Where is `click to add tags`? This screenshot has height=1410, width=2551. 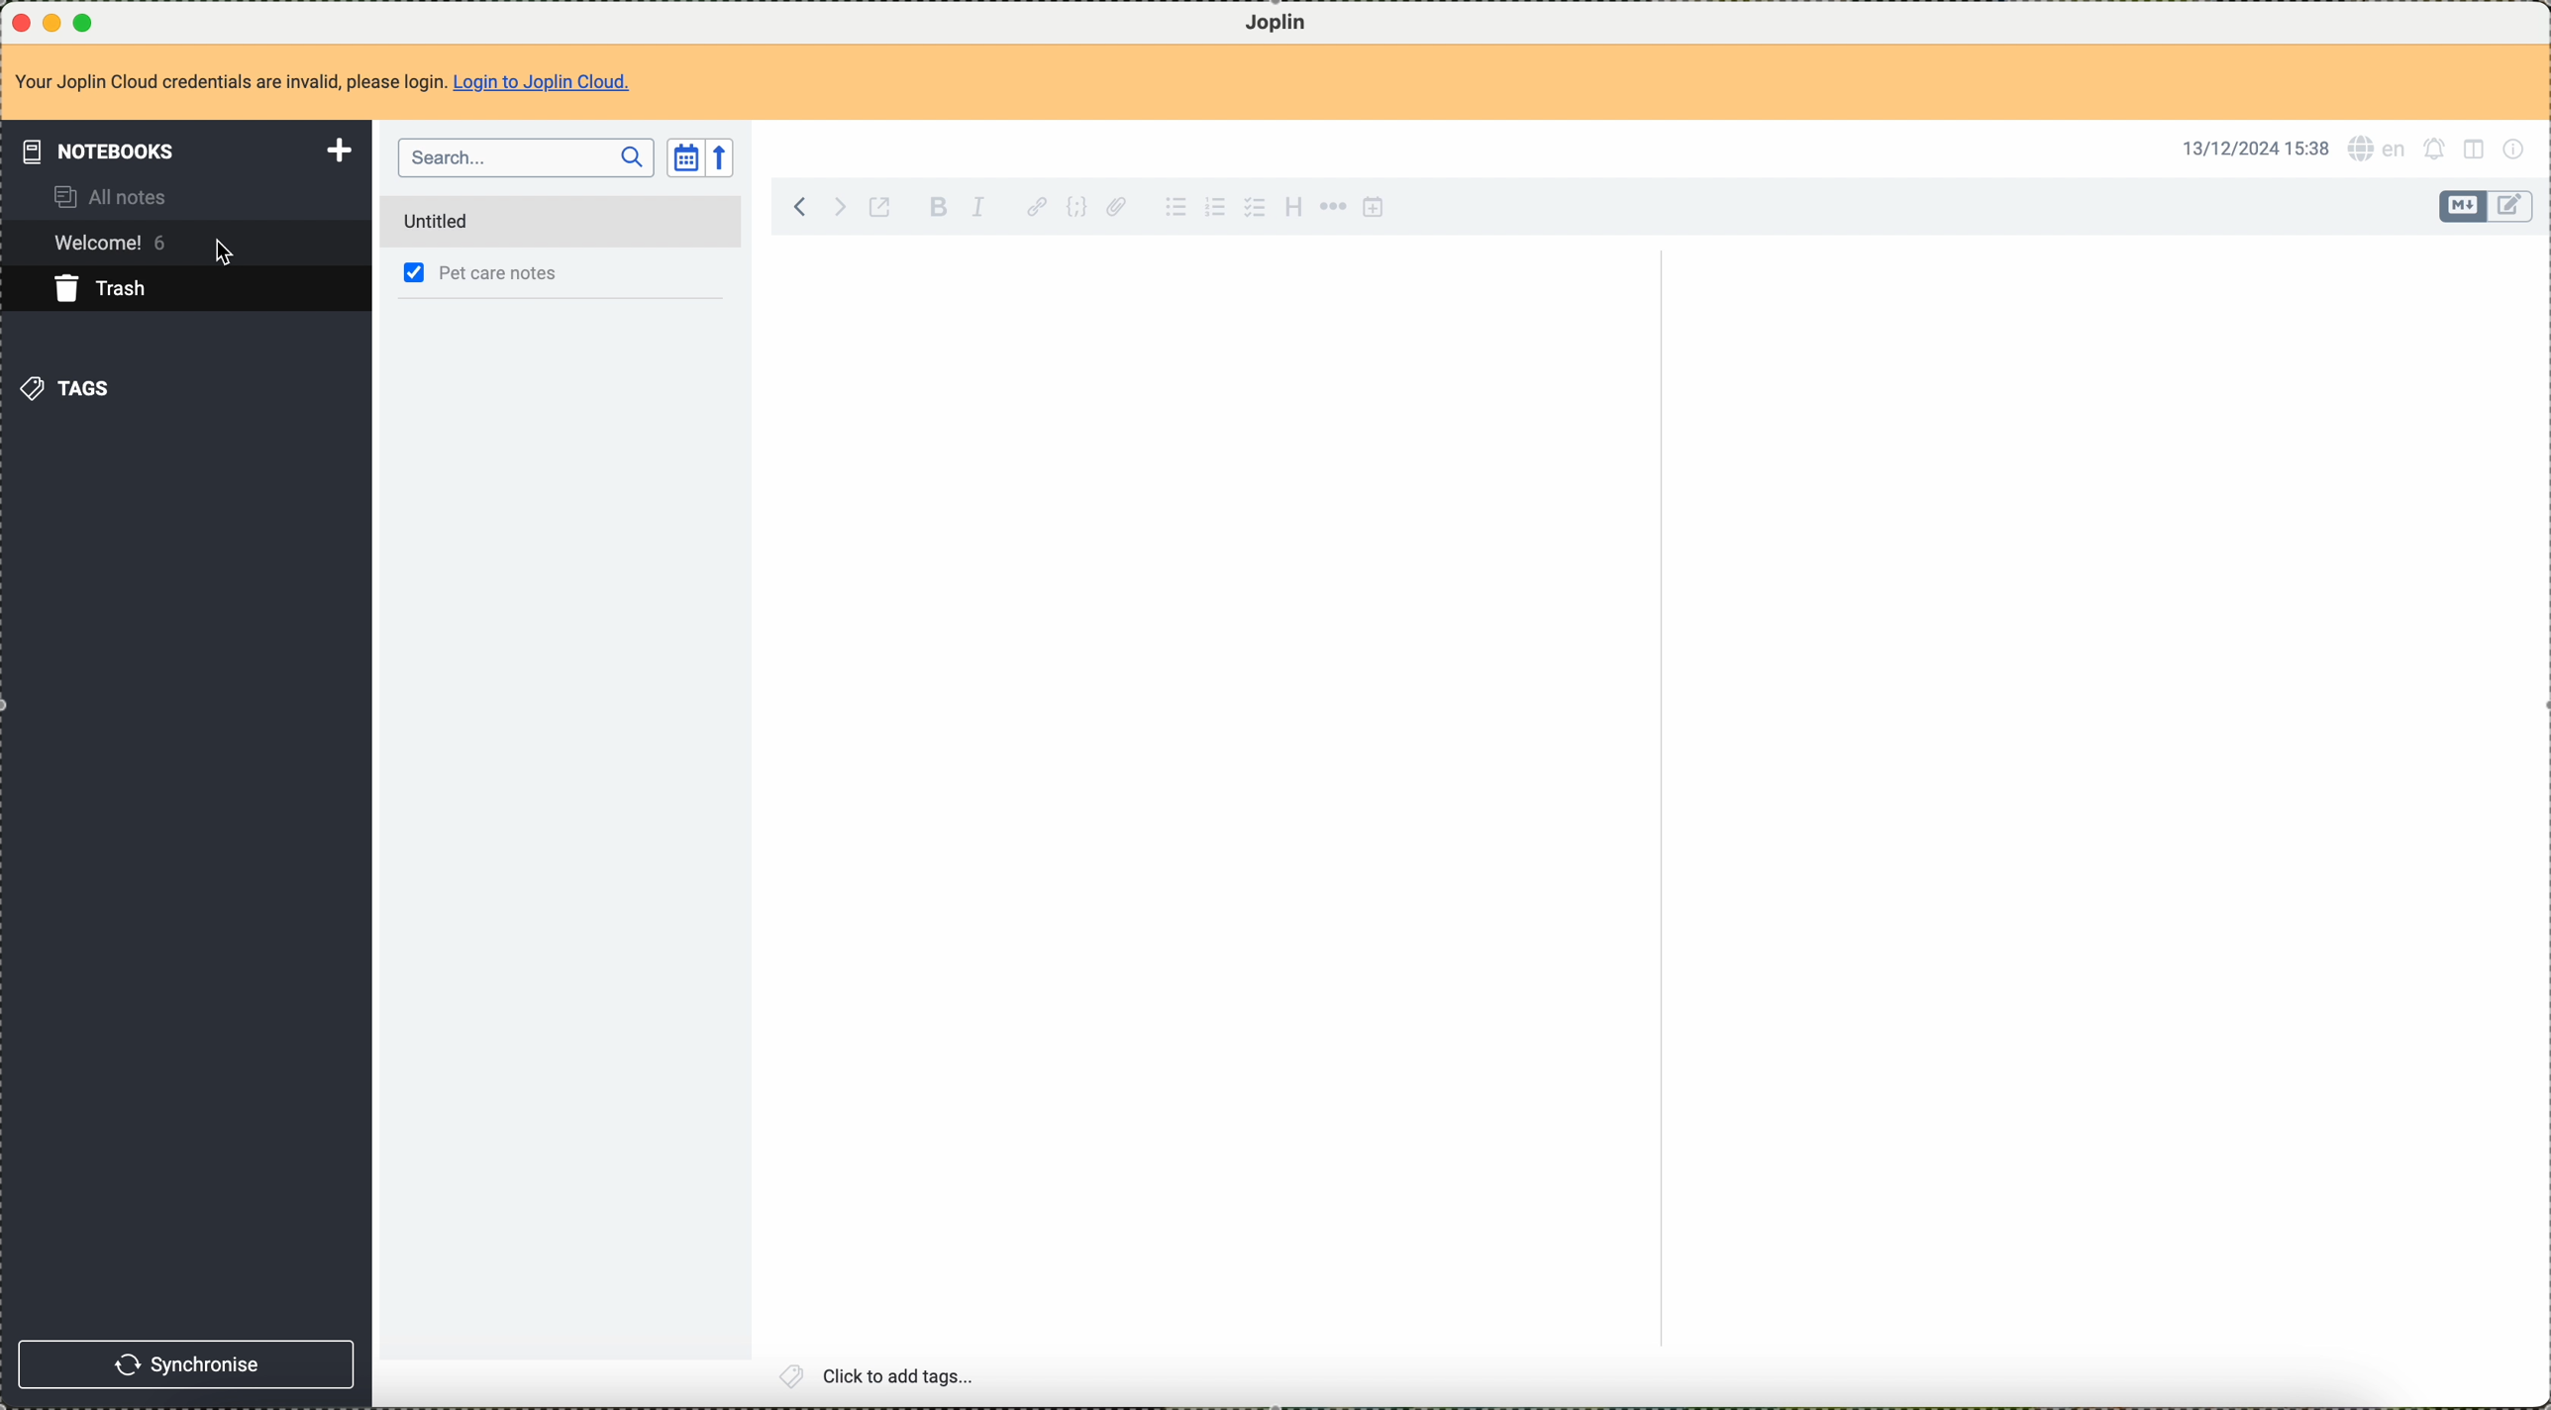 click to add tags is located at coordinates (880, 1376).